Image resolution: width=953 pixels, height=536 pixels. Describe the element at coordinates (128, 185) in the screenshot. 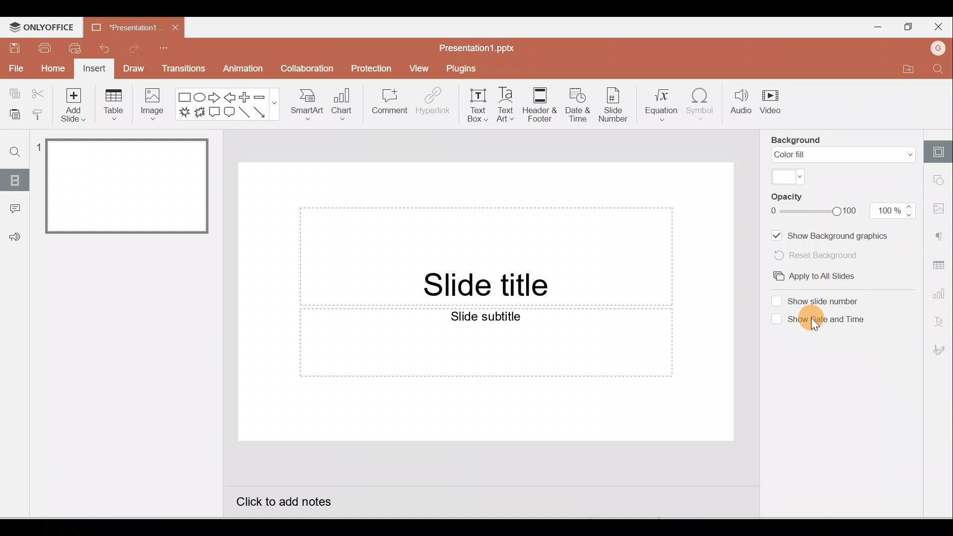

I see `Master slide 1` at that location.